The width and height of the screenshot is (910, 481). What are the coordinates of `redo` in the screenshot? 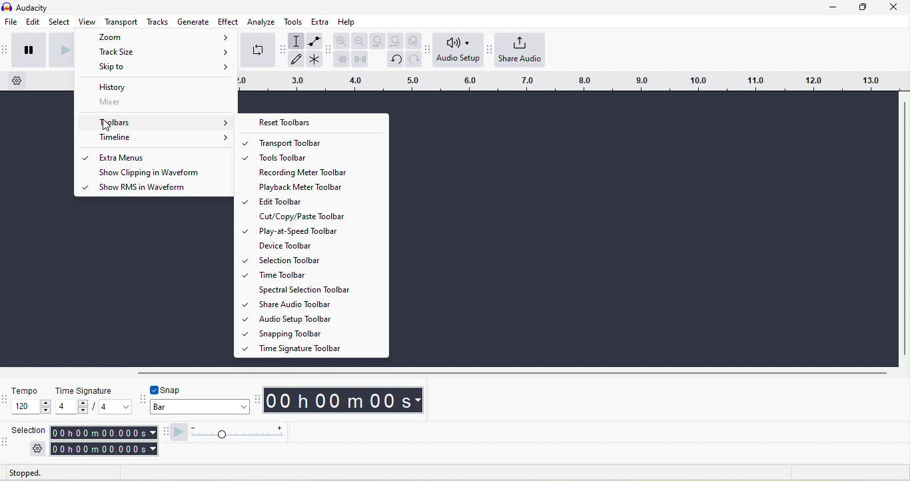 It's located at (414, 59).